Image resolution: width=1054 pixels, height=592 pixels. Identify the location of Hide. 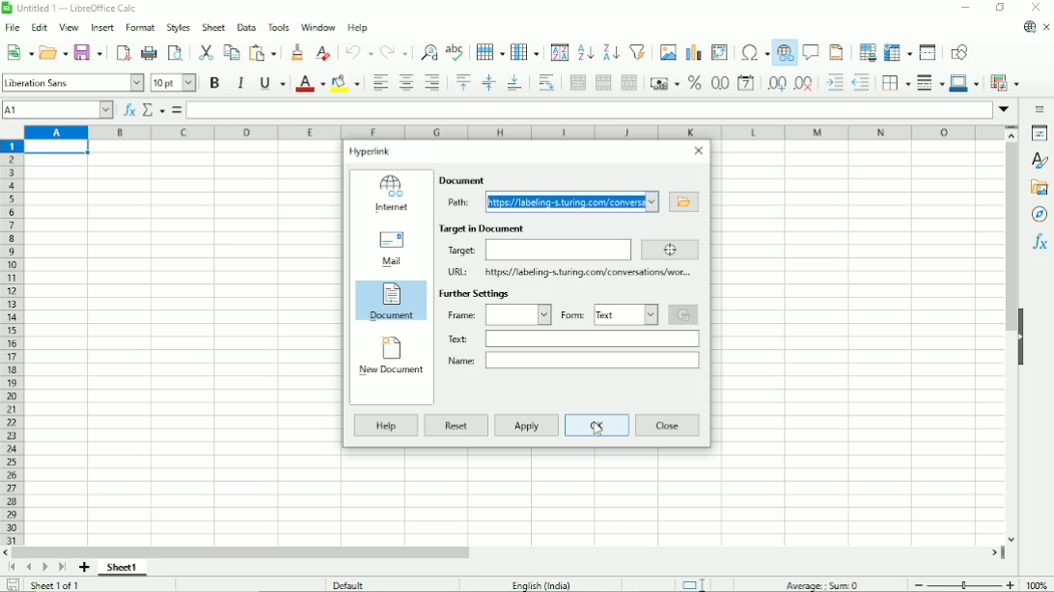
(1024, 335).